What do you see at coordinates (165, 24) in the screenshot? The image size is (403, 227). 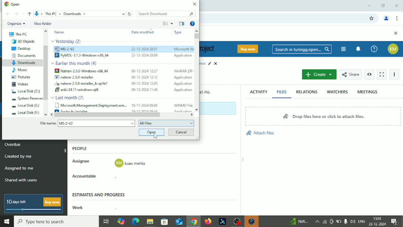 I see `Change your view` at bounding box center [165, 24].